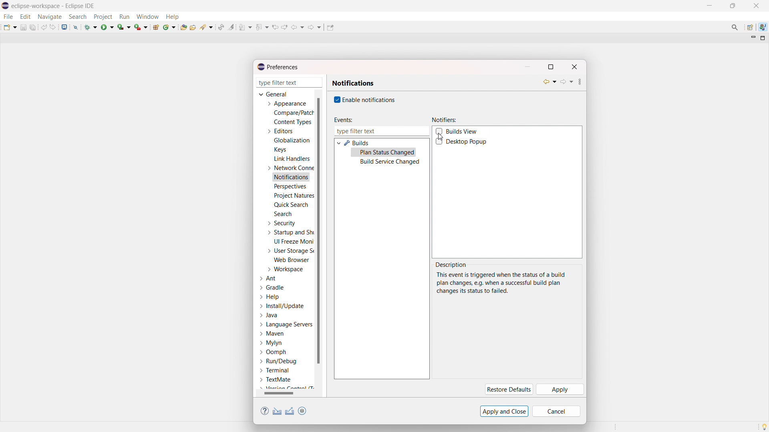 The height and width of the screenshot is (432, 769). Describe the element at coordinates (298, 27) in the screenshot. I see `back` at that location.